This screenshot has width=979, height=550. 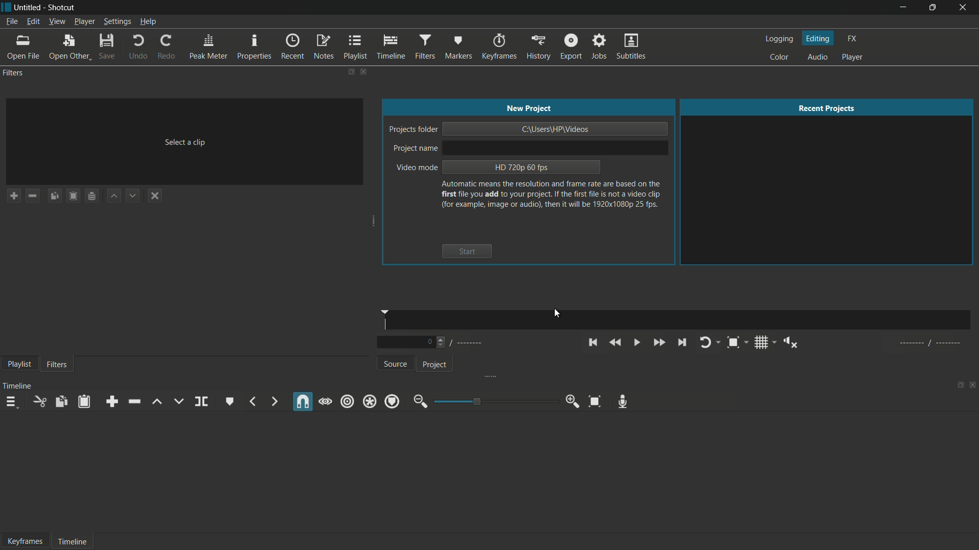 I want to click on ripple all tracks, so click(x=369, y=402).